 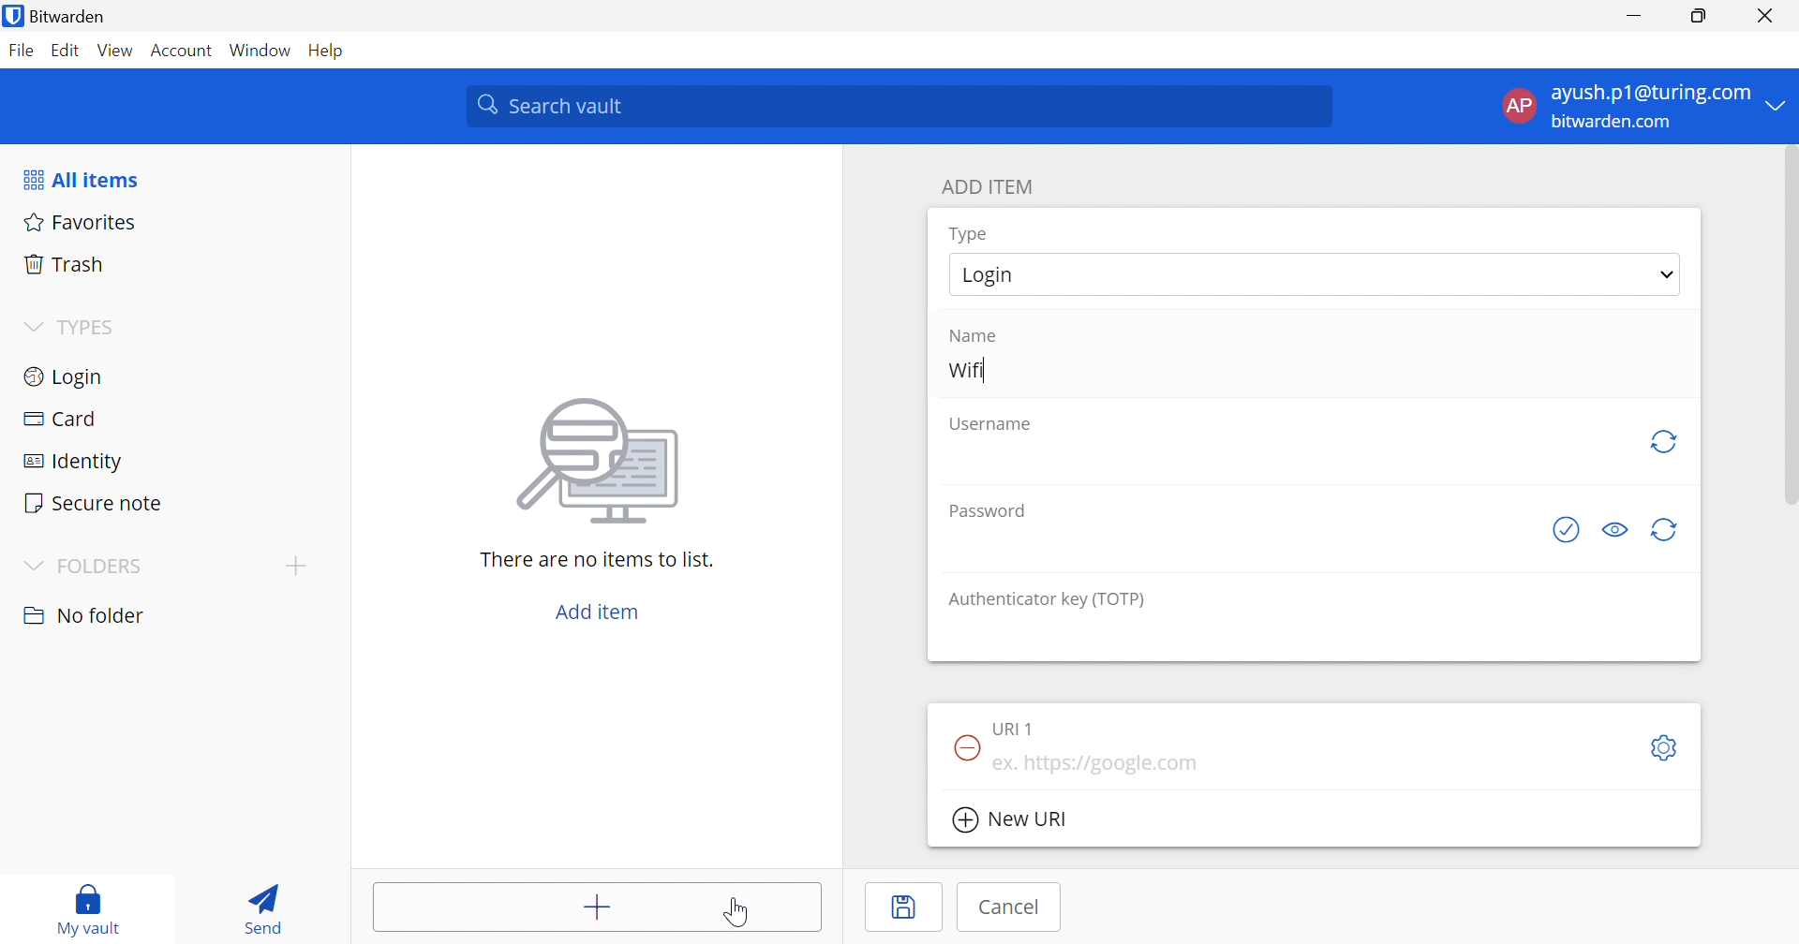 What do you see at coordinates (1011, 907) in the screenshot?
I see `Cancel` at bounding box center [1011, 907].